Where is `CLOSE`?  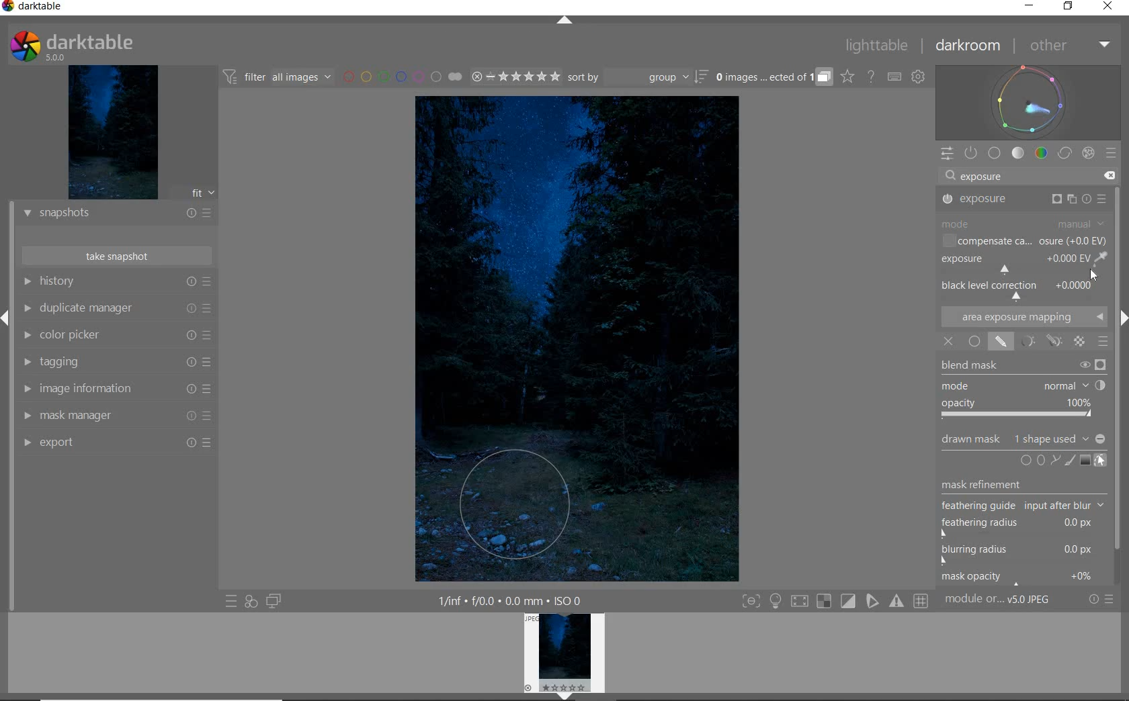
CLOSE is located at coordinates (1107, 8).